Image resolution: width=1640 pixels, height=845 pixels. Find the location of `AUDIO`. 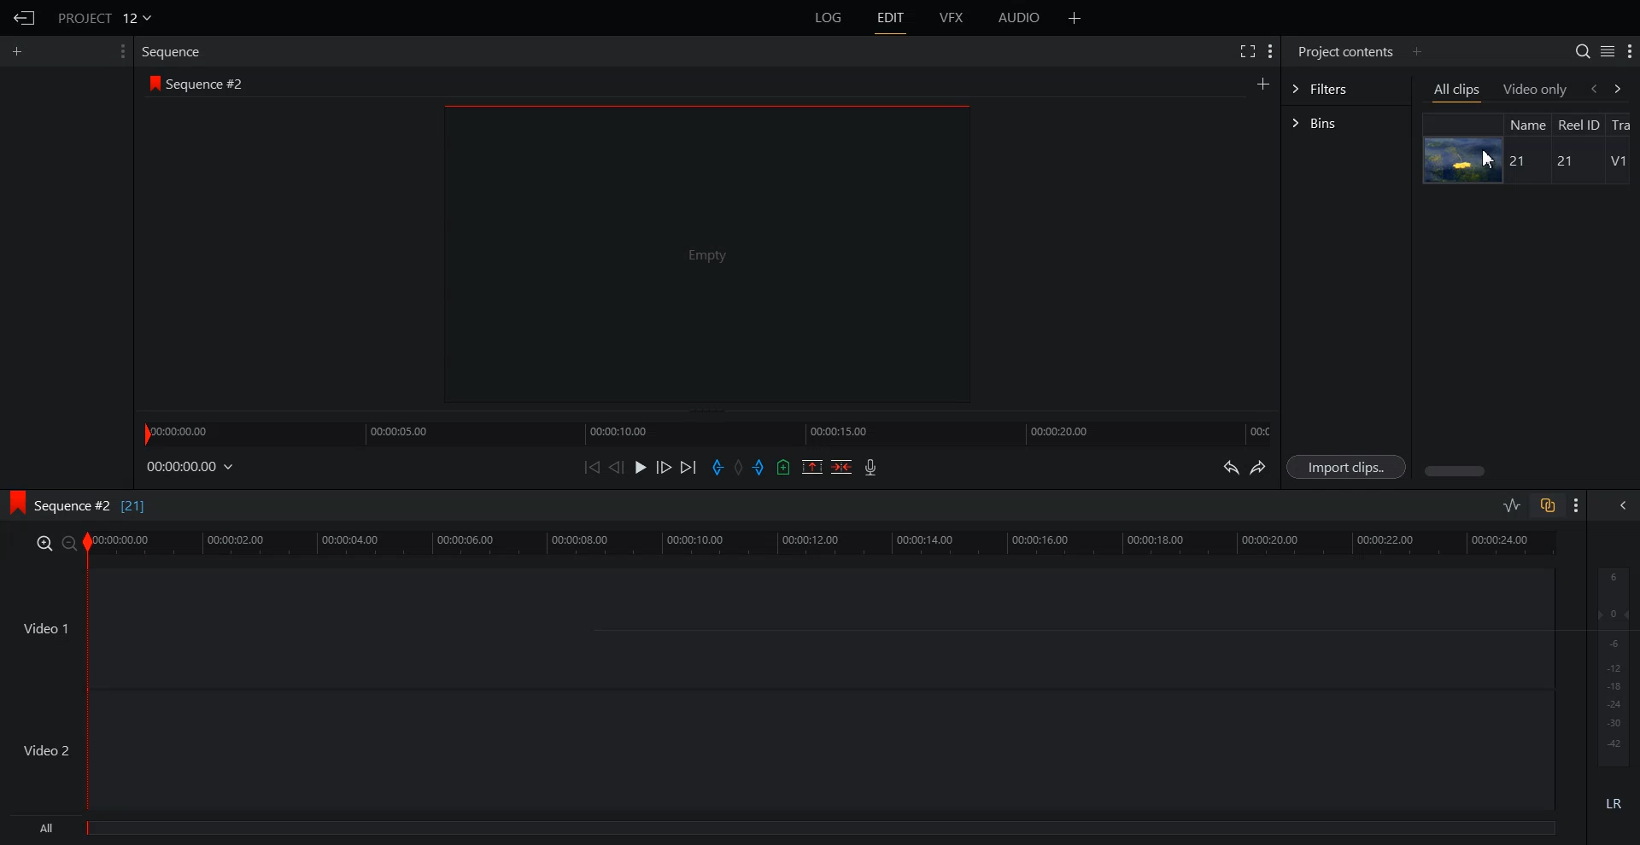

AUDIO is located at coordinates (1018, 18).